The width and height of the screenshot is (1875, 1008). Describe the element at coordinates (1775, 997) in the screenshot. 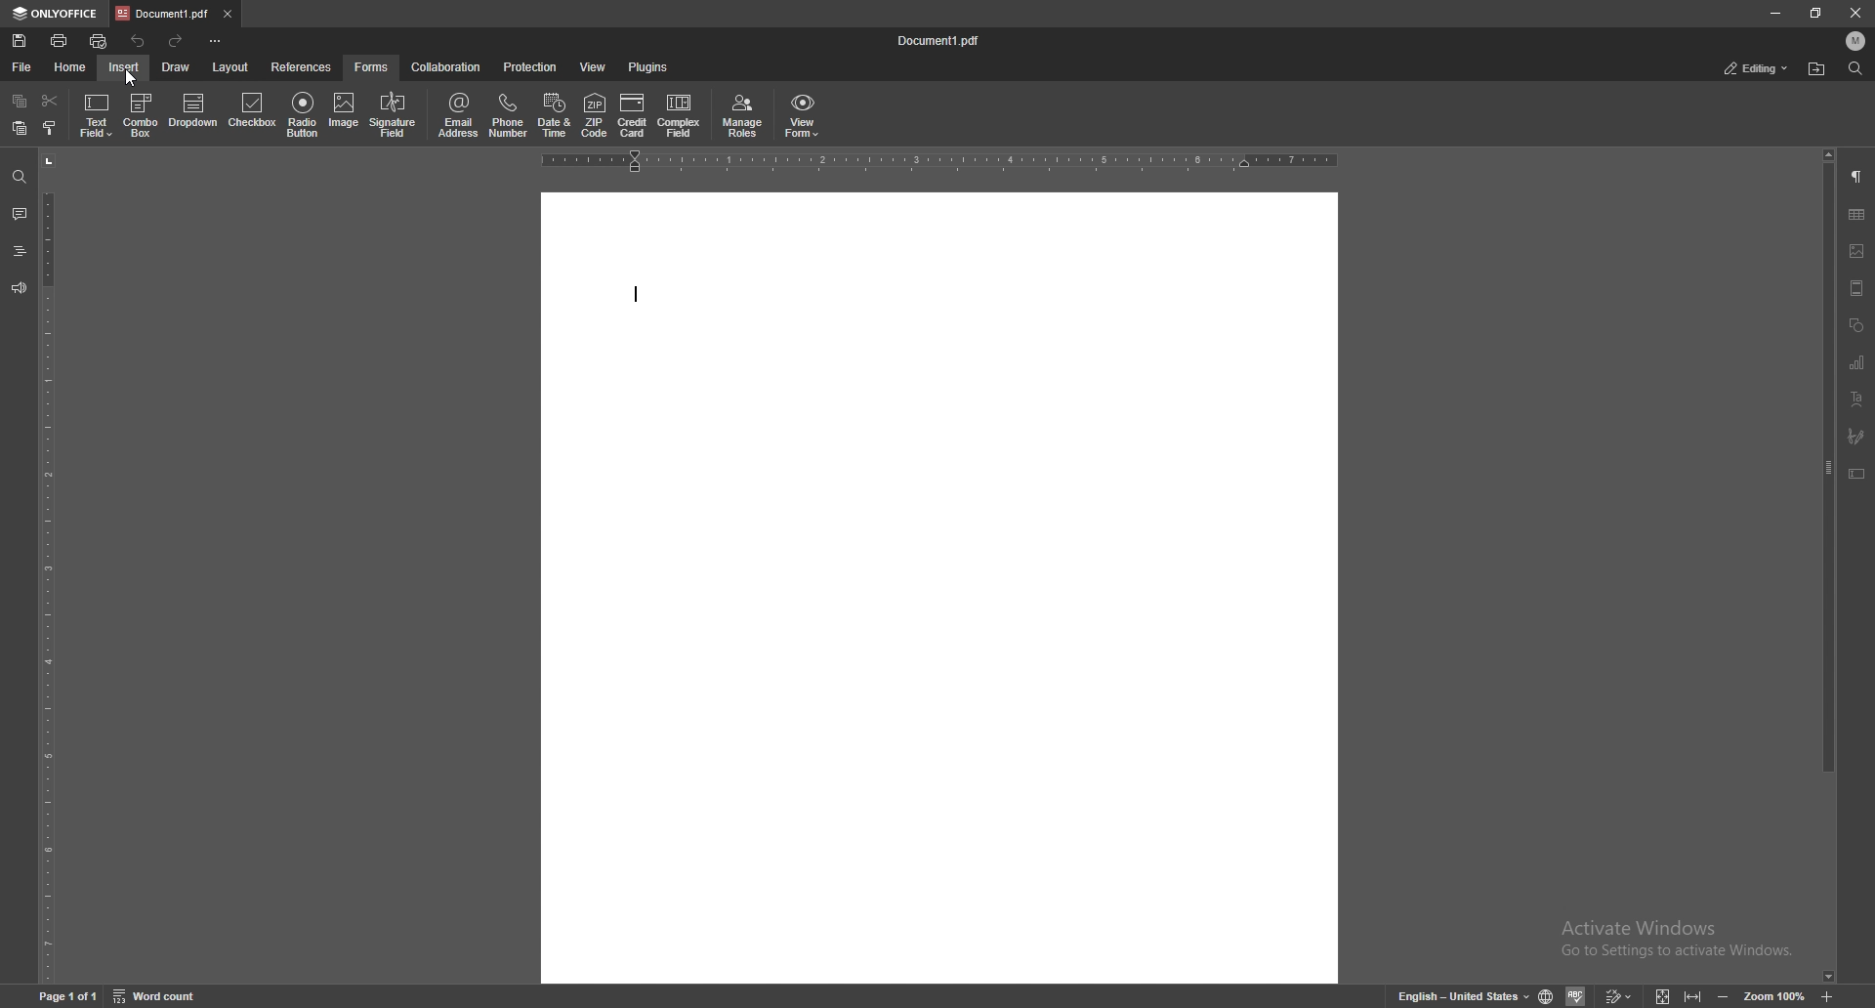

I see `zoom` at that location.